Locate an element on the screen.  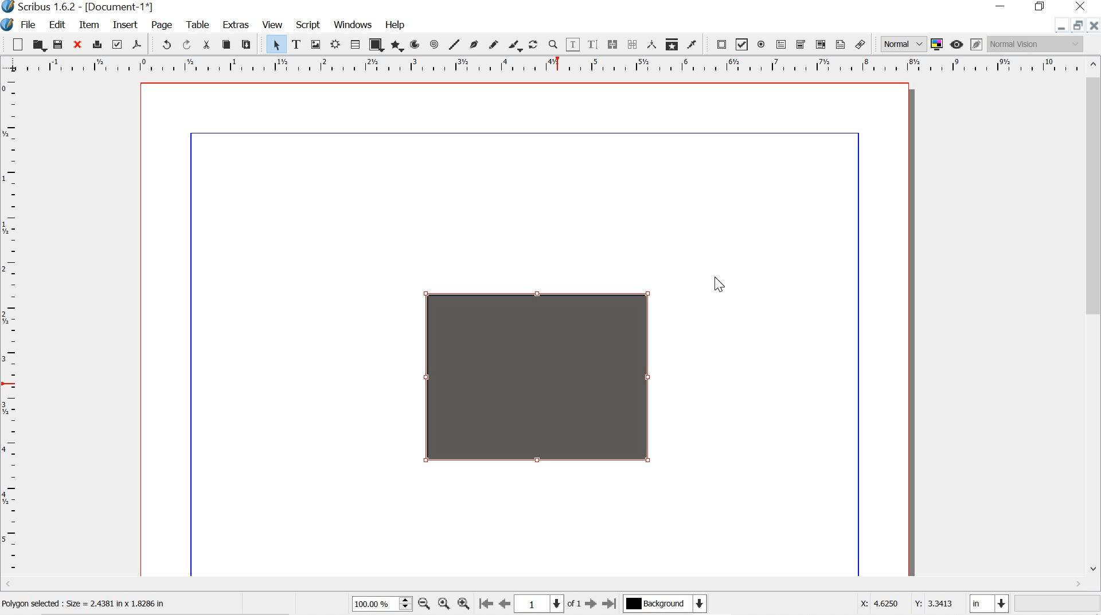
minimize is located at coordinates (1060, 27).